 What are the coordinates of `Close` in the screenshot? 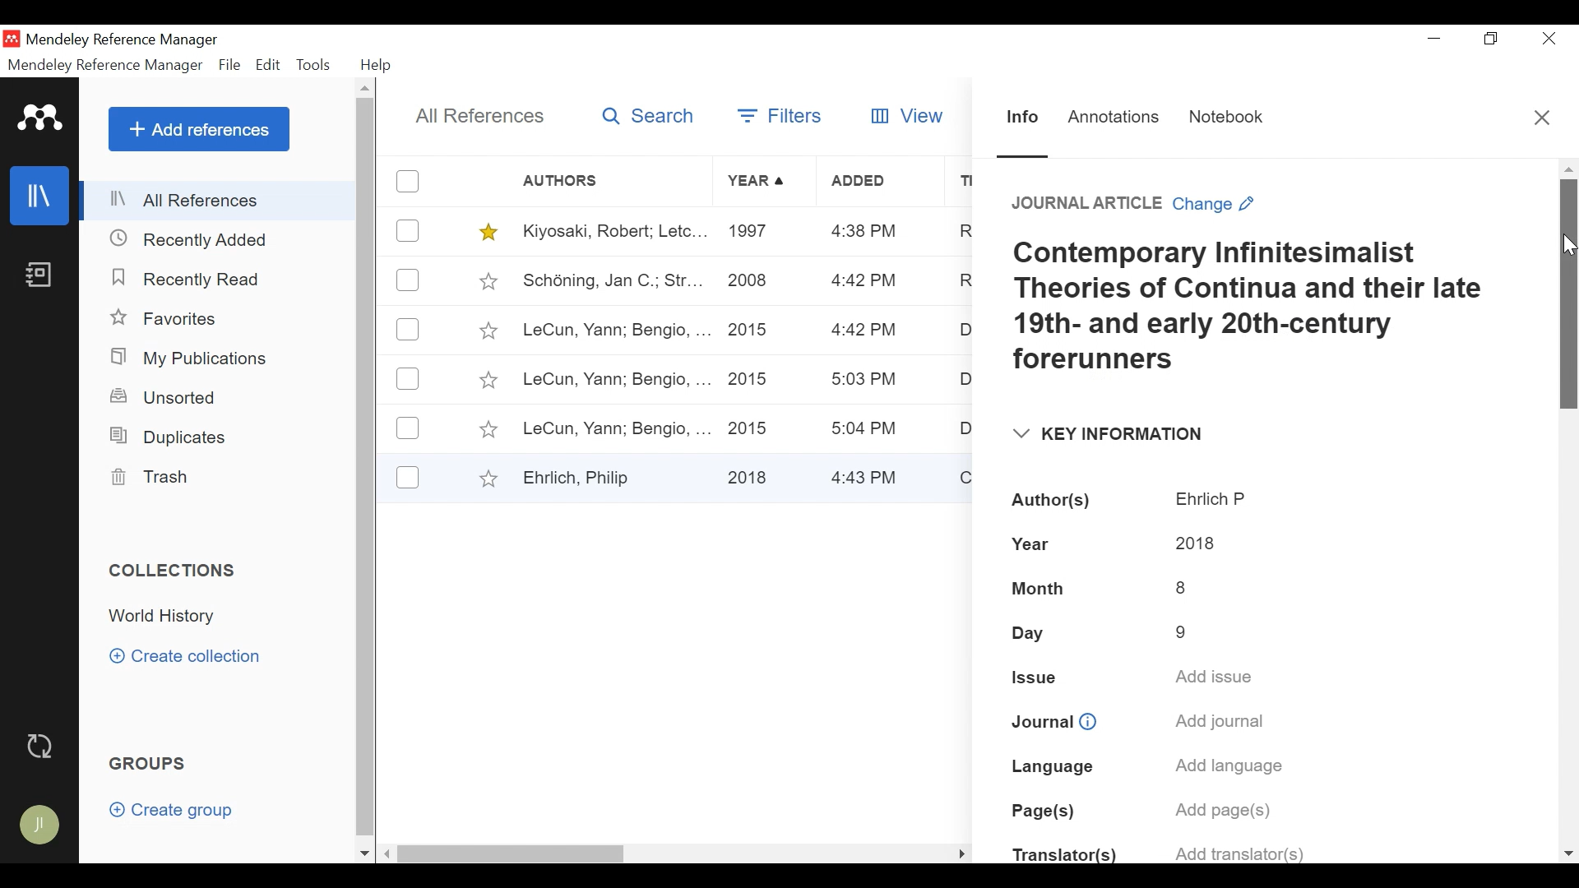 It's located at (1542, 117).